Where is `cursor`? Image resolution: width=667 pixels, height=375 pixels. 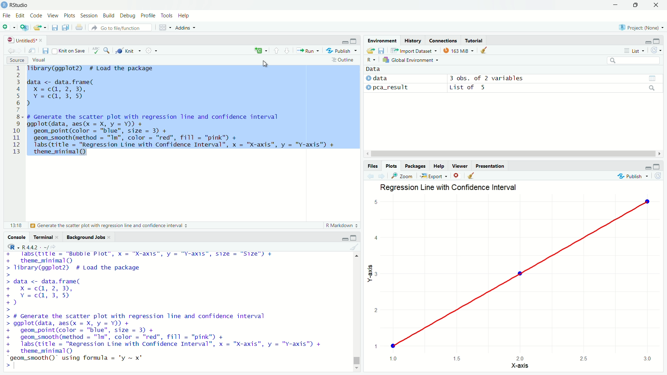
cursor is located at coordinates (265, 64).